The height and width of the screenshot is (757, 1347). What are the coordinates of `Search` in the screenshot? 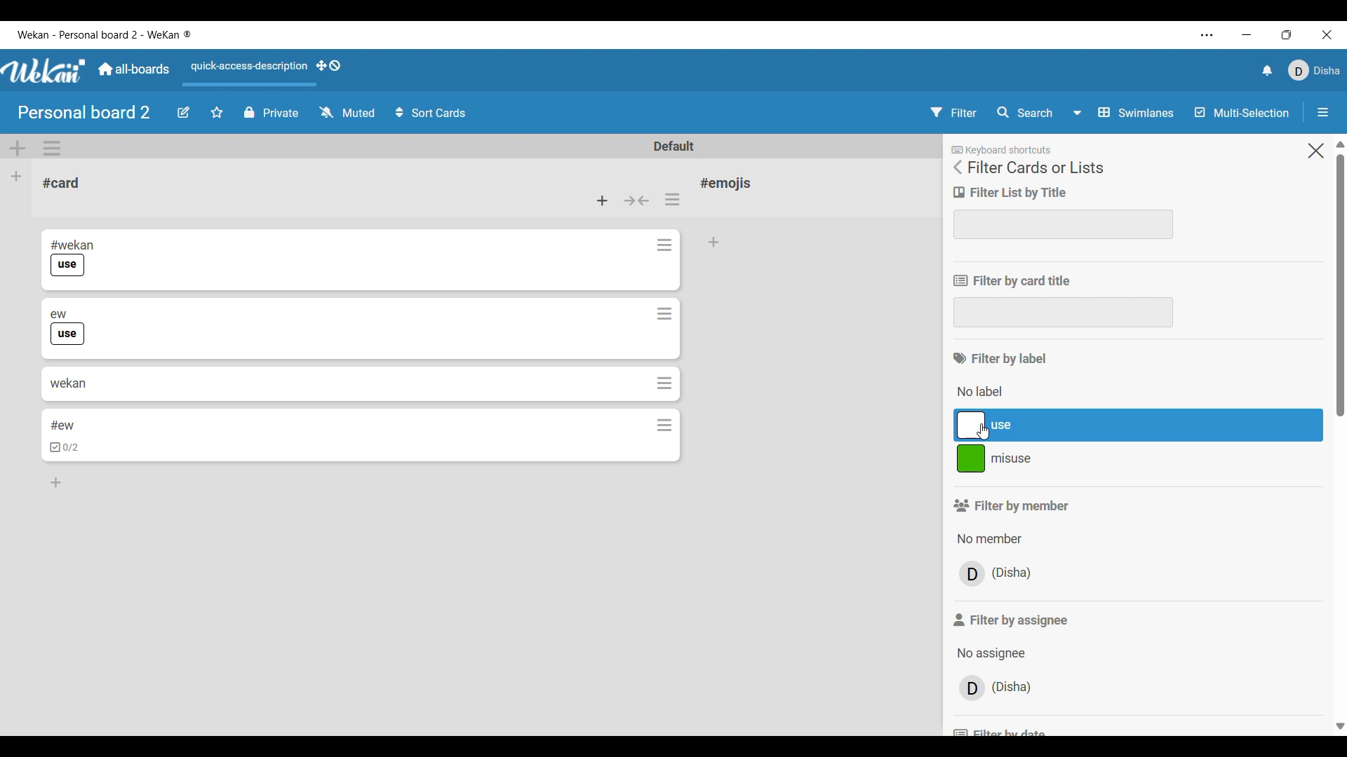 It's located at (1024, 111).